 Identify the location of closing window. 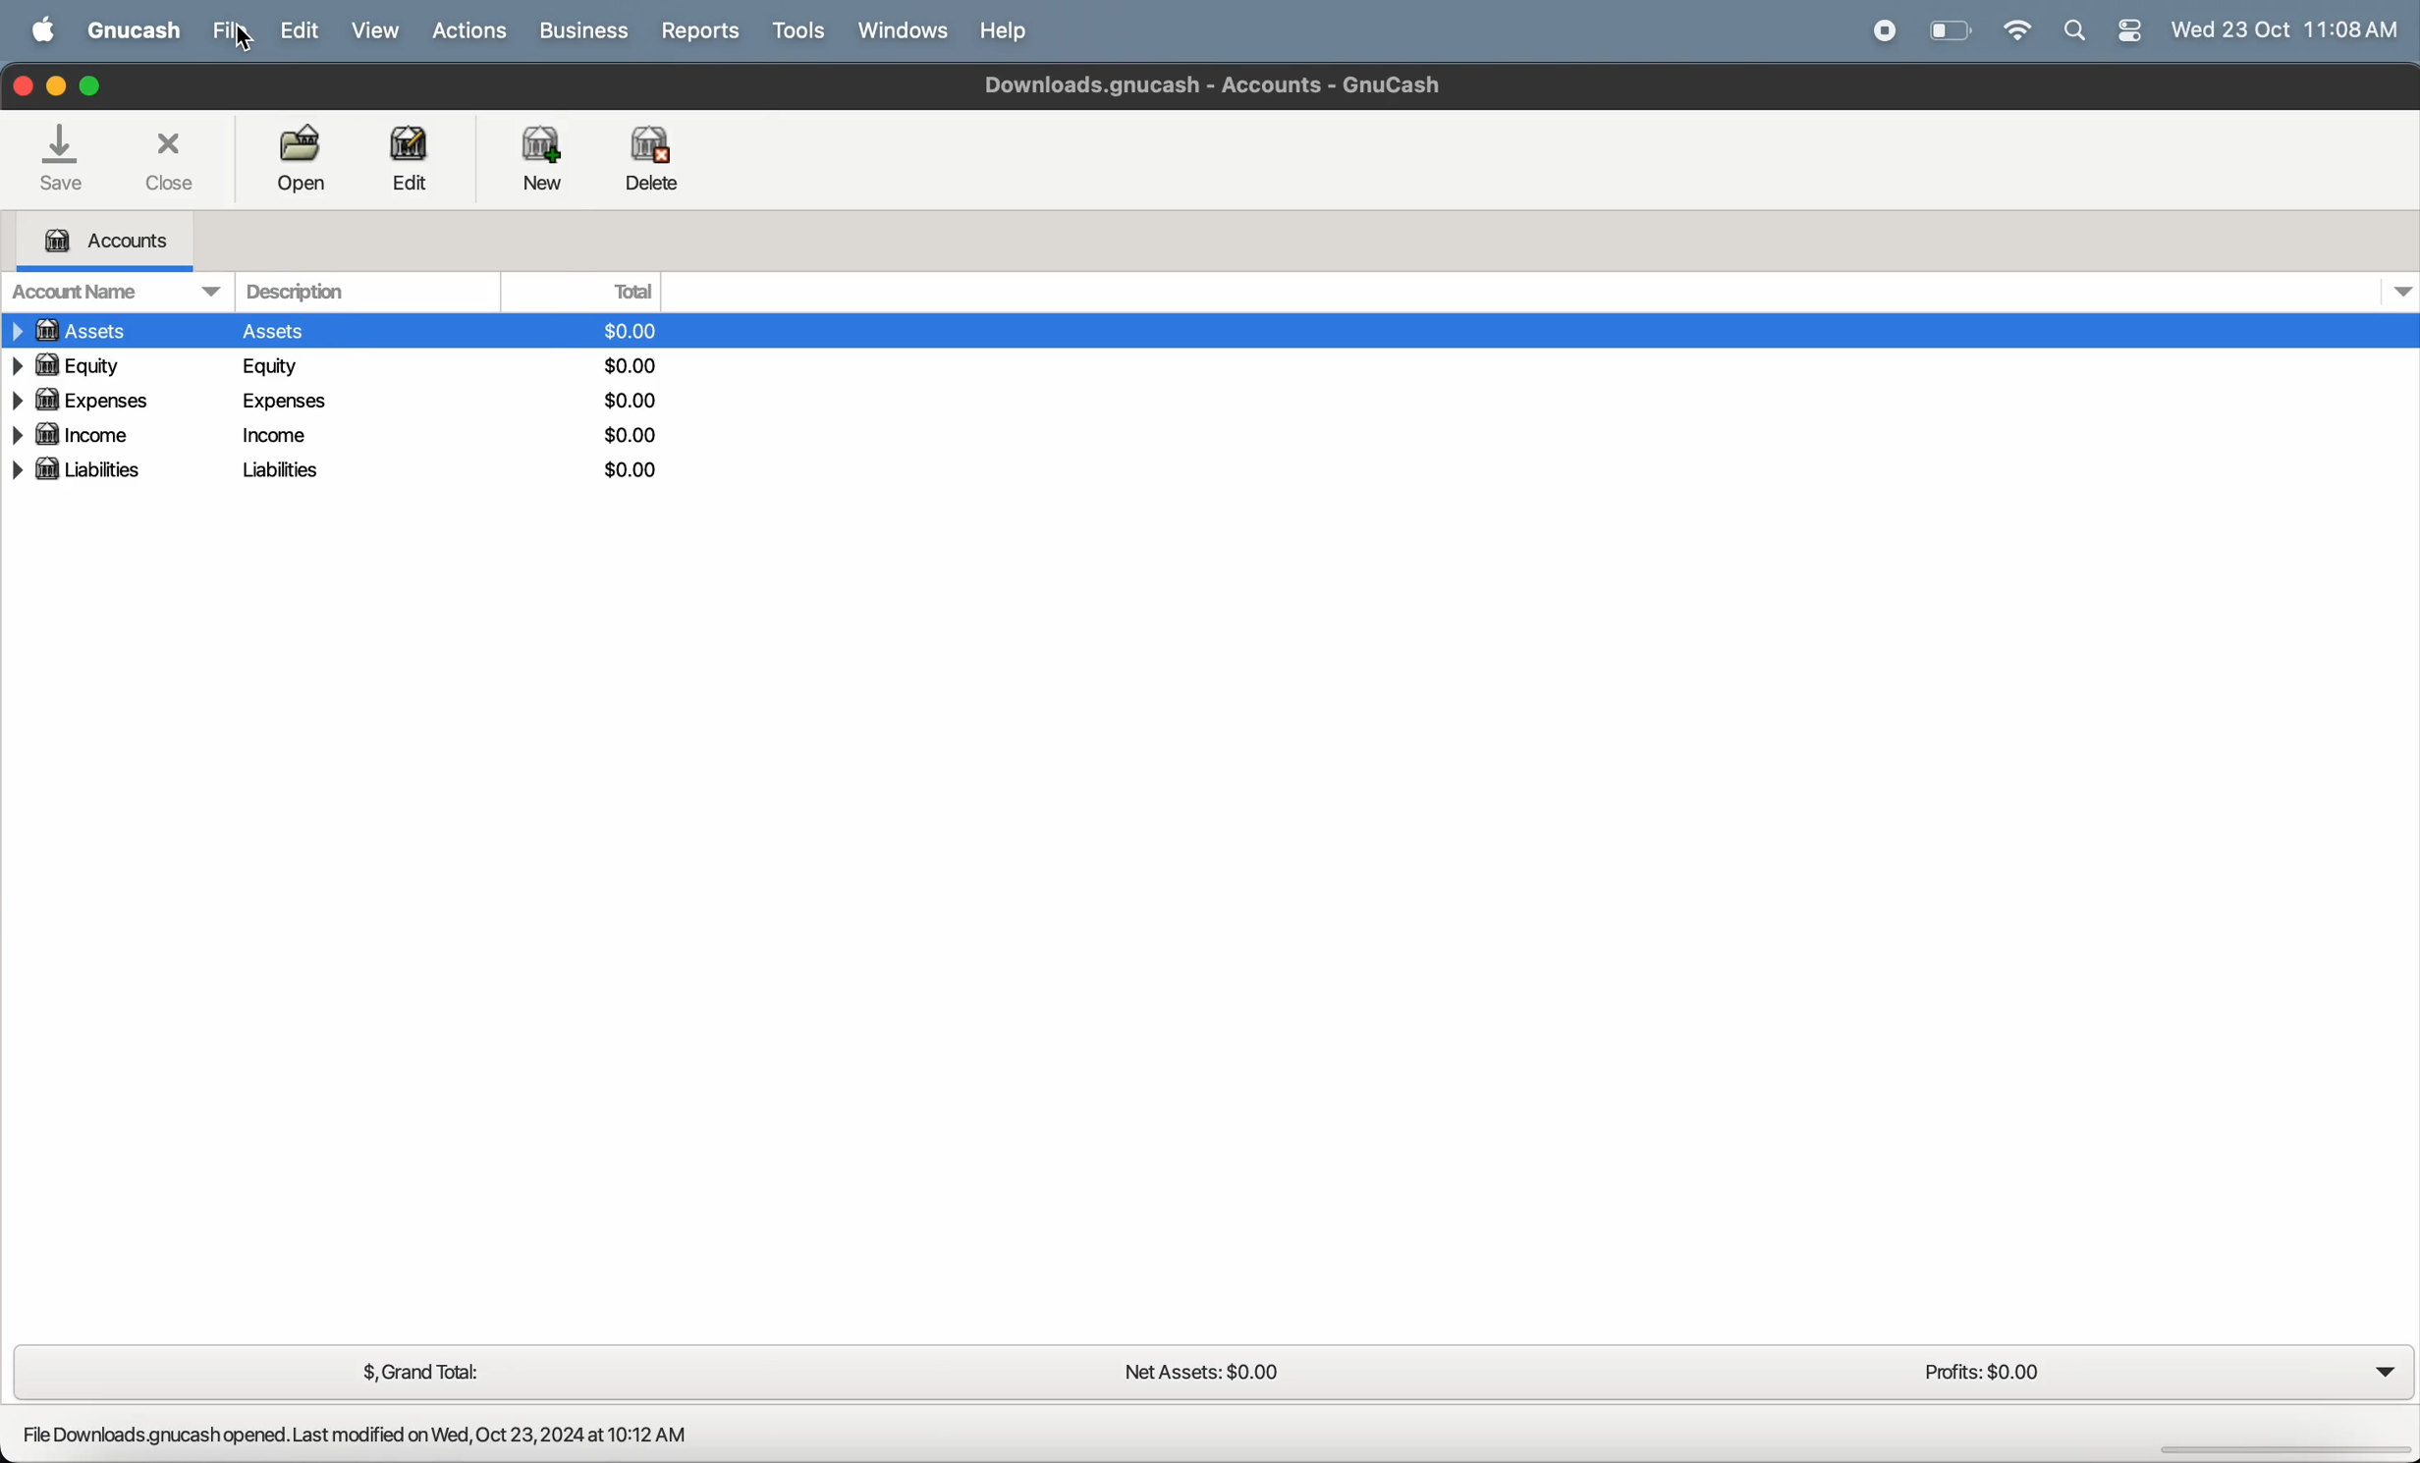
(24, 83).